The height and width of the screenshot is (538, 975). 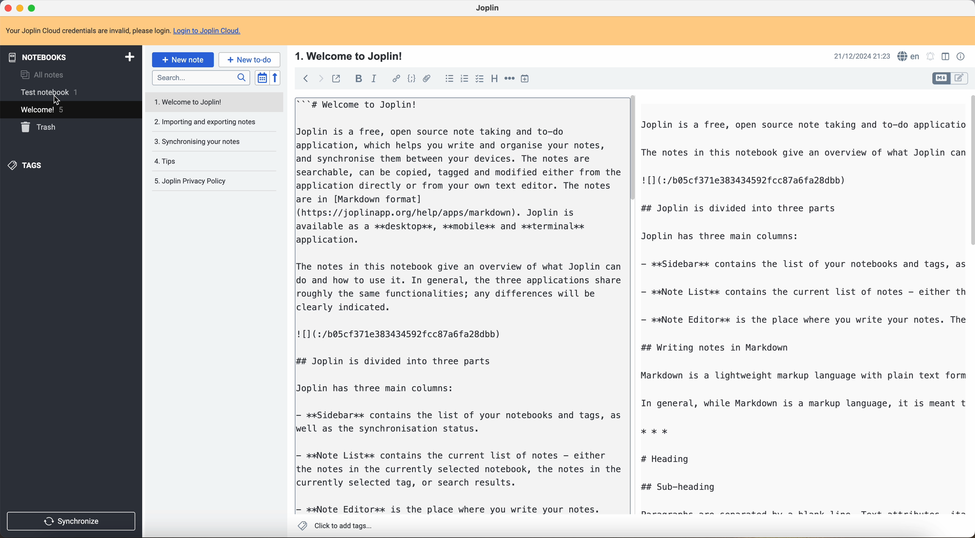 I want to click on scroll bar, so click(x=633, y=151).